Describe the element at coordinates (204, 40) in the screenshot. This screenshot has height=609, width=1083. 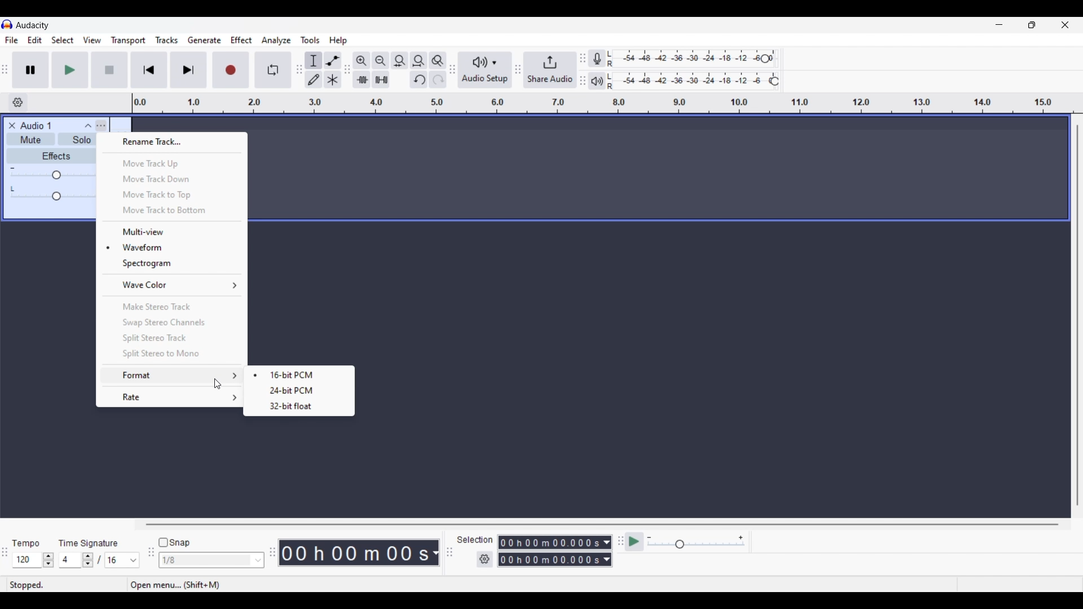
I see `Generate menu` at that location.